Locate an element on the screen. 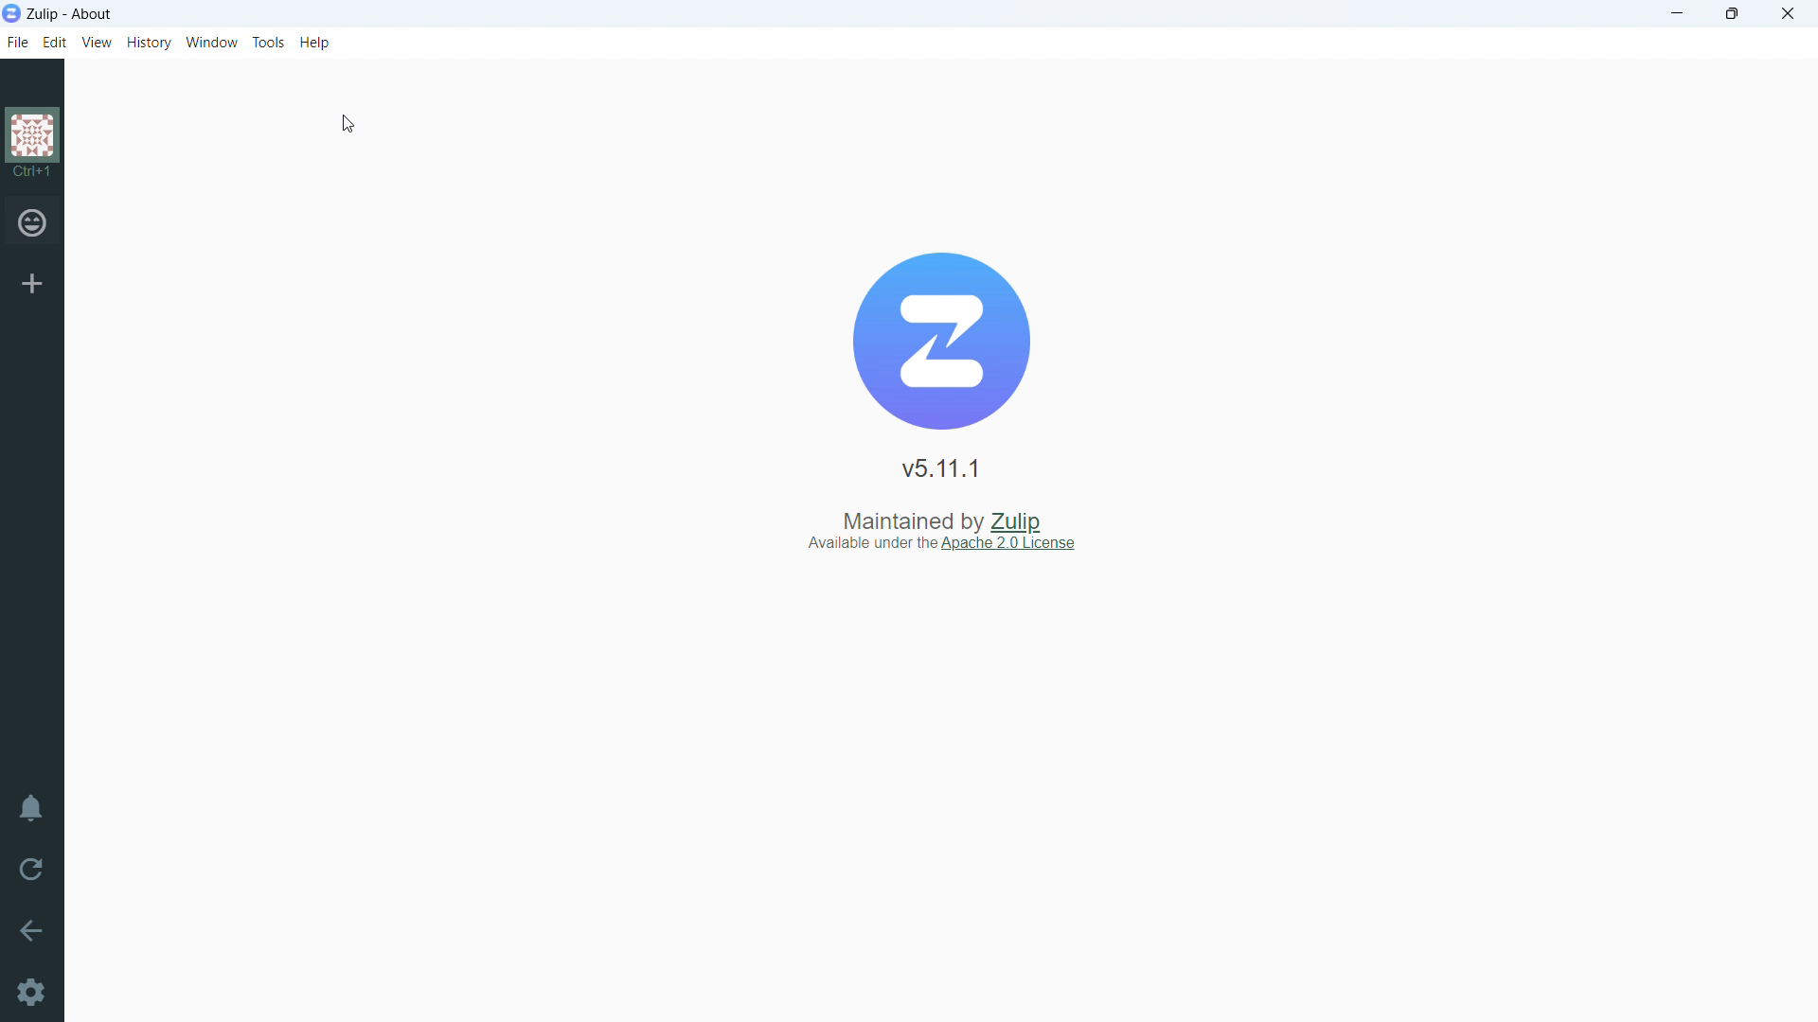 This screenshot has width=1818, height=1022. Pointer is located at coordinates (354, 129).